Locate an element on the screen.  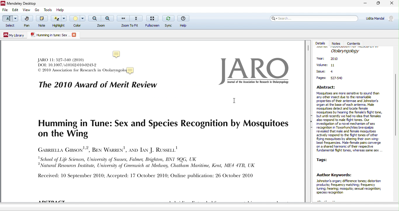
cursor movement is located at coordinates (233, 101).